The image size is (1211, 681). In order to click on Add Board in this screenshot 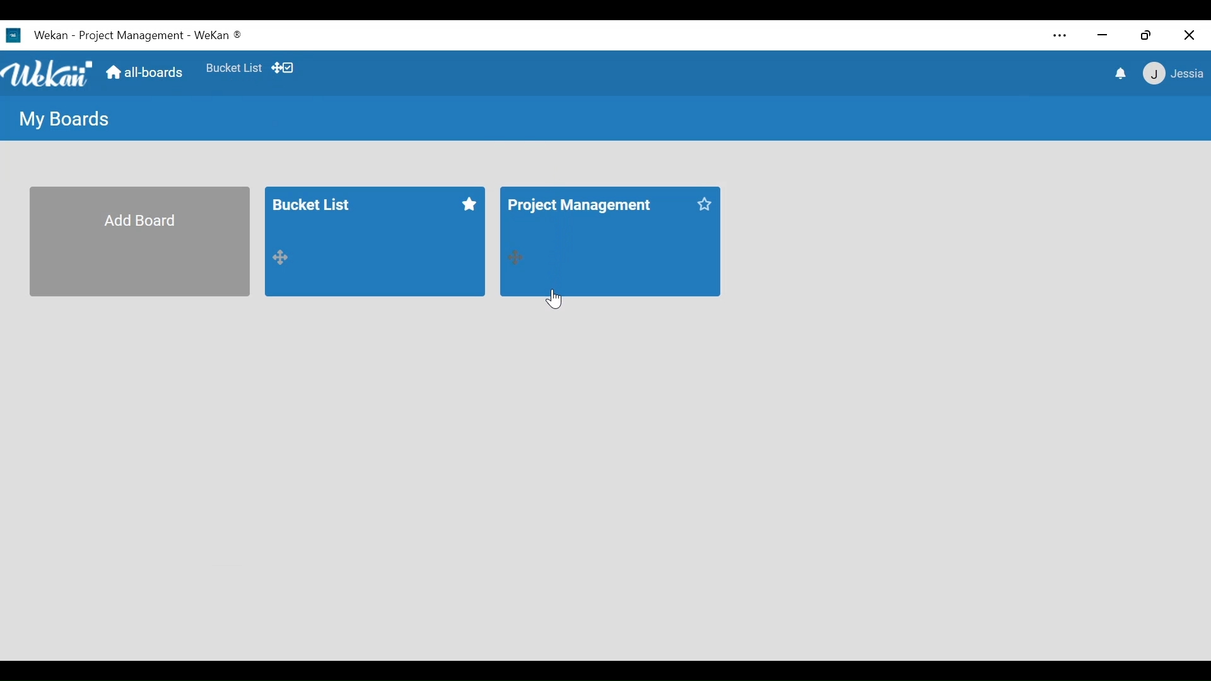, I will do `click(141, 242)`.